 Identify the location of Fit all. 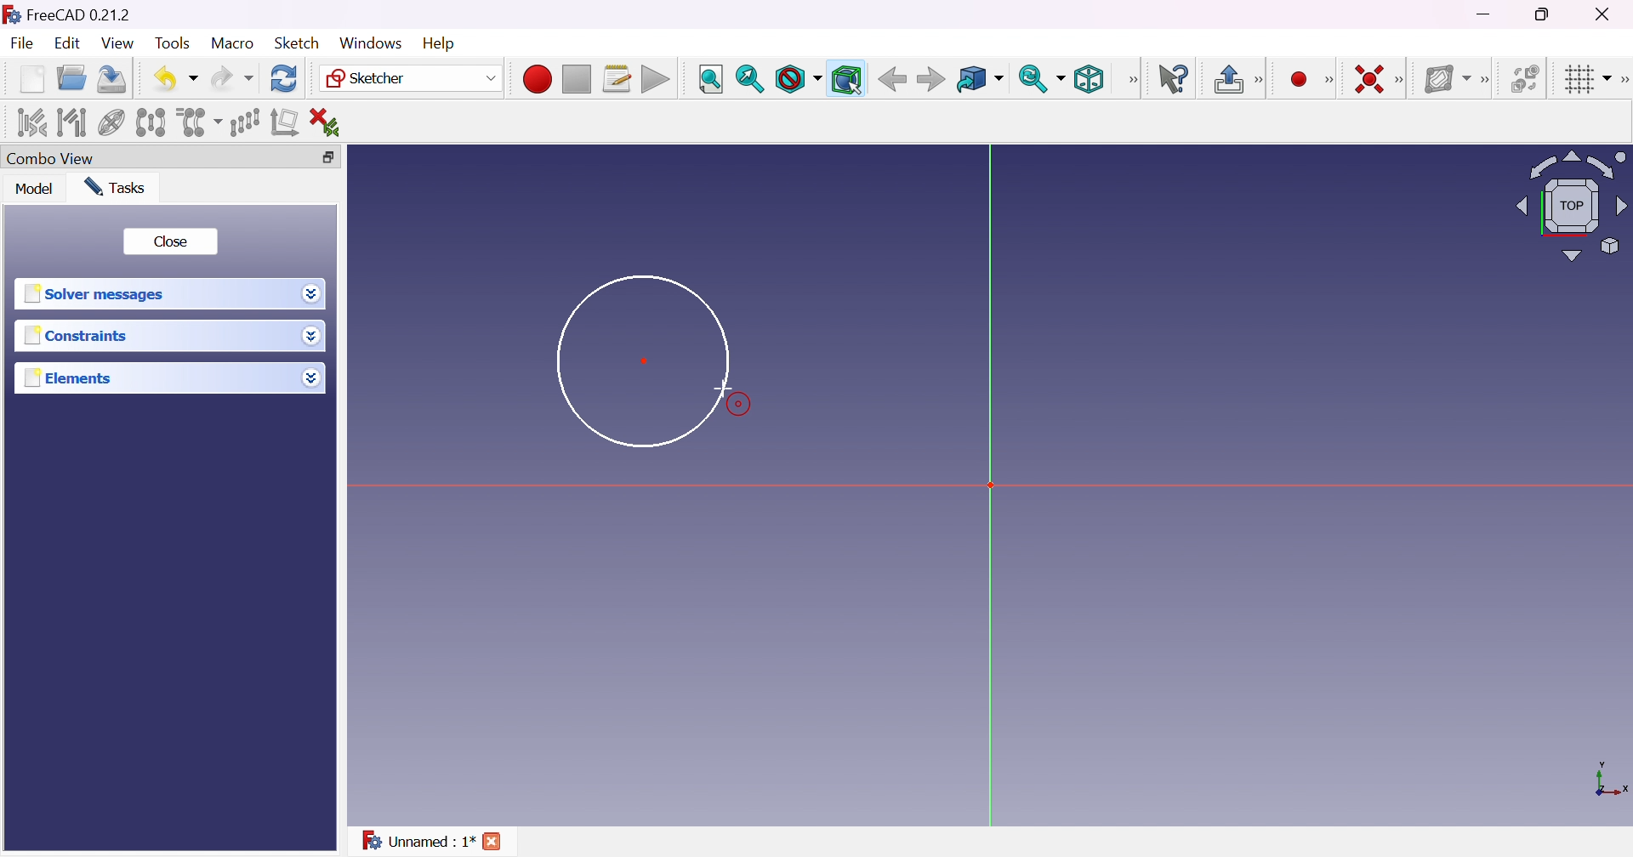
(709, 78).